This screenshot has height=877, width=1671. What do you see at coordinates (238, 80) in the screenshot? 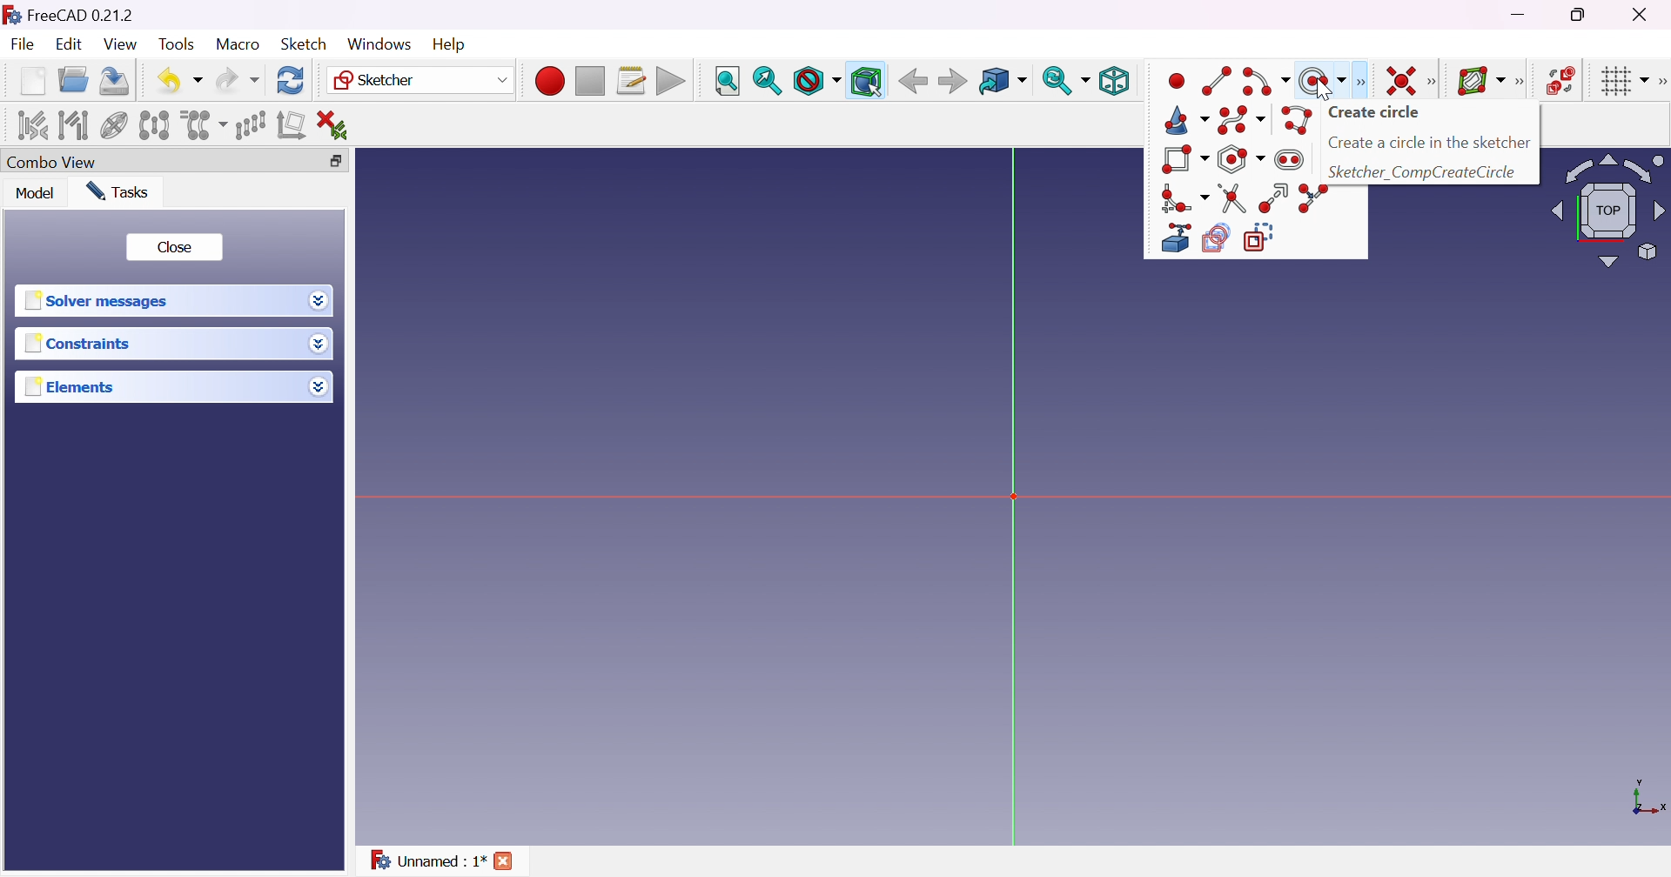
I see `Redo` at bounding box center [238, 80].